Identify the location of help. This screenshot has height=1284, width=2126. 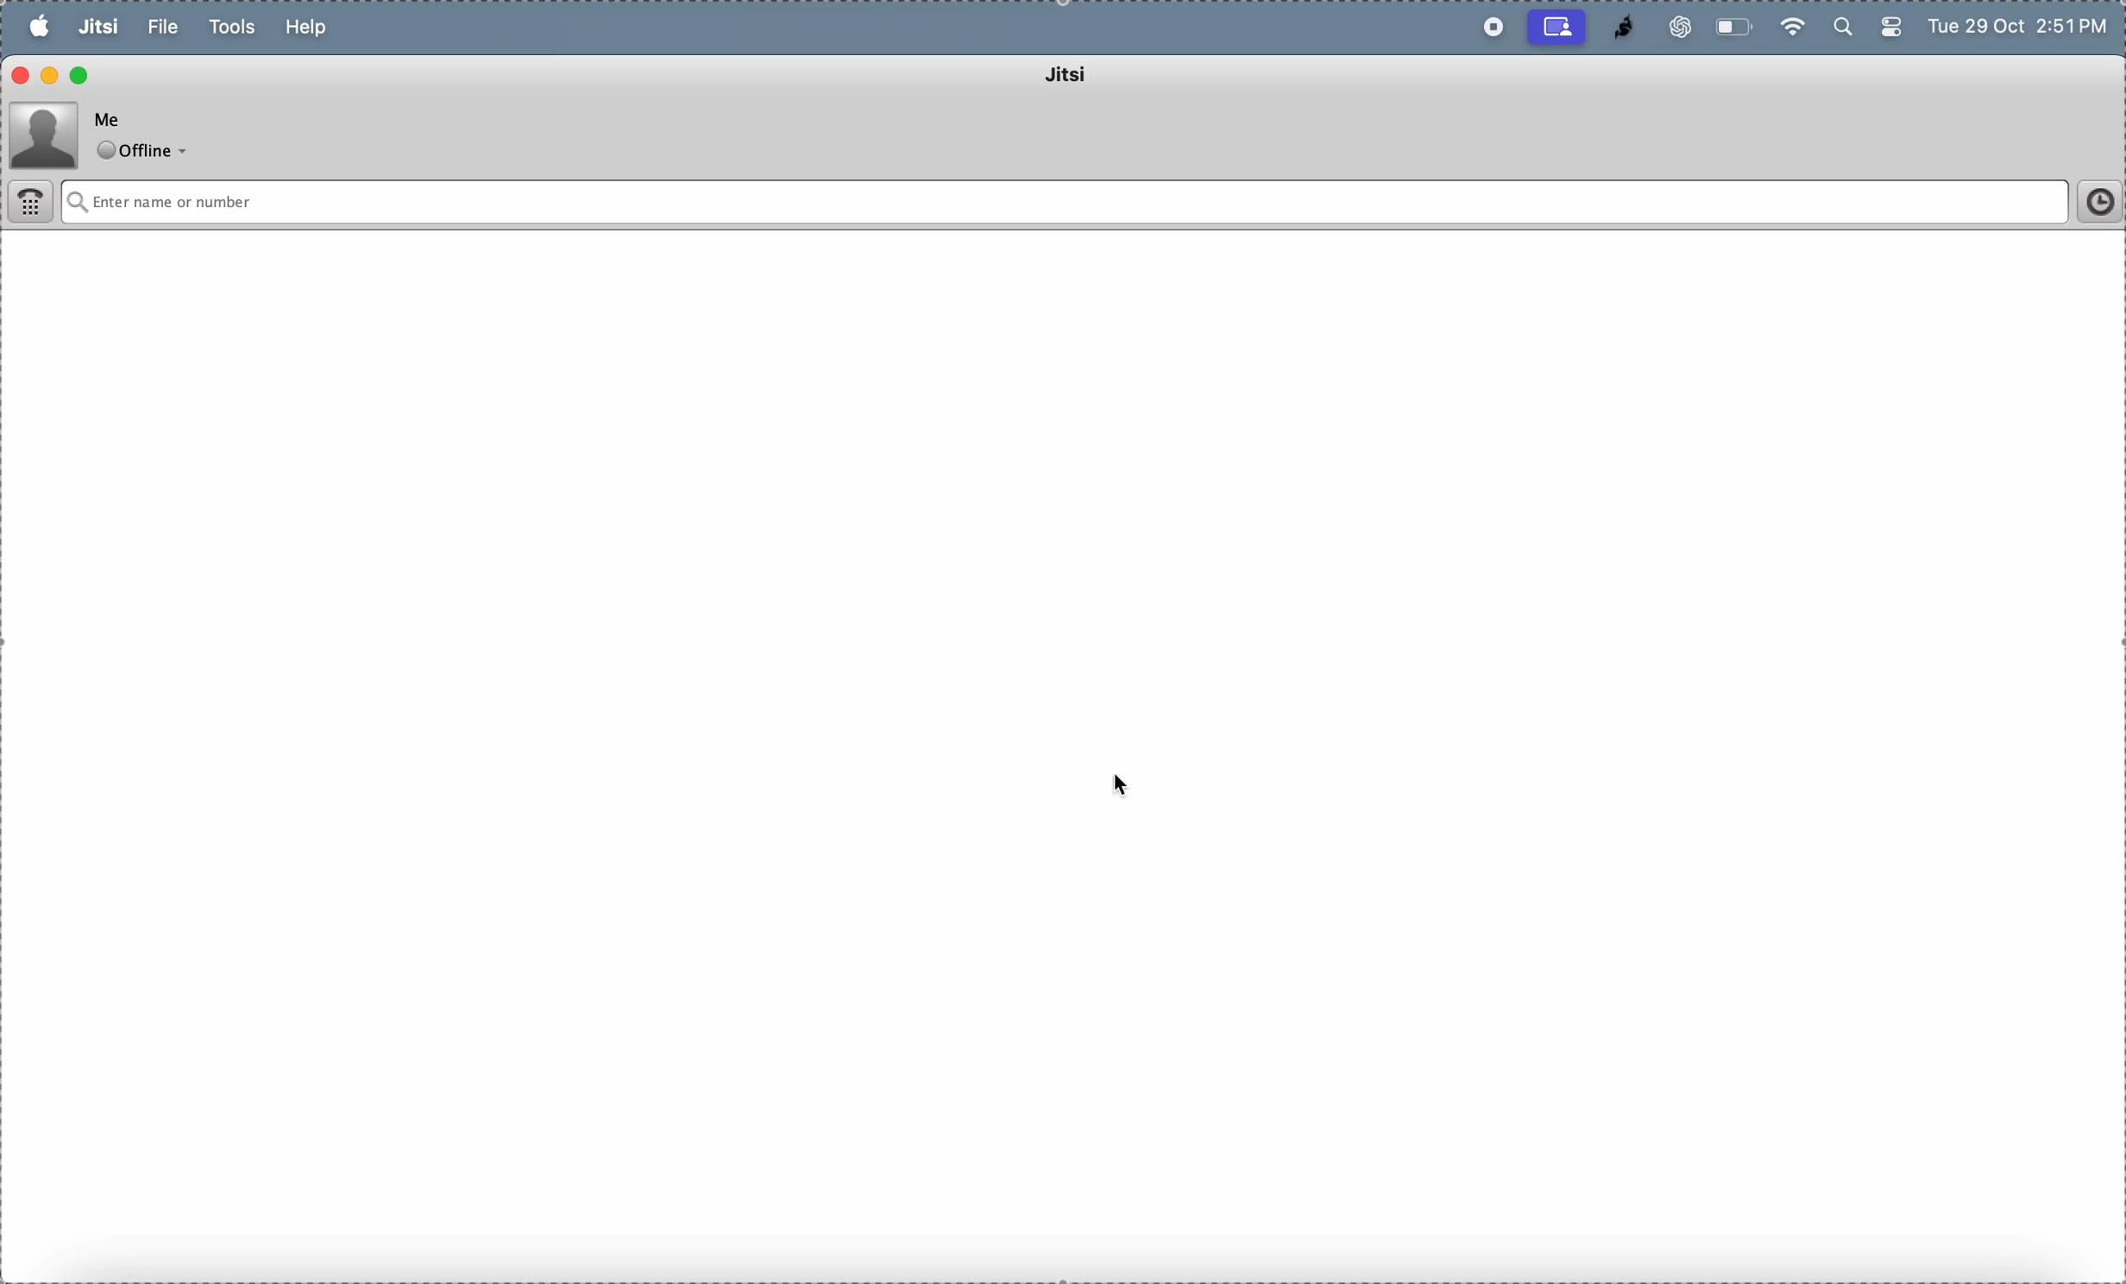
(311, 28).